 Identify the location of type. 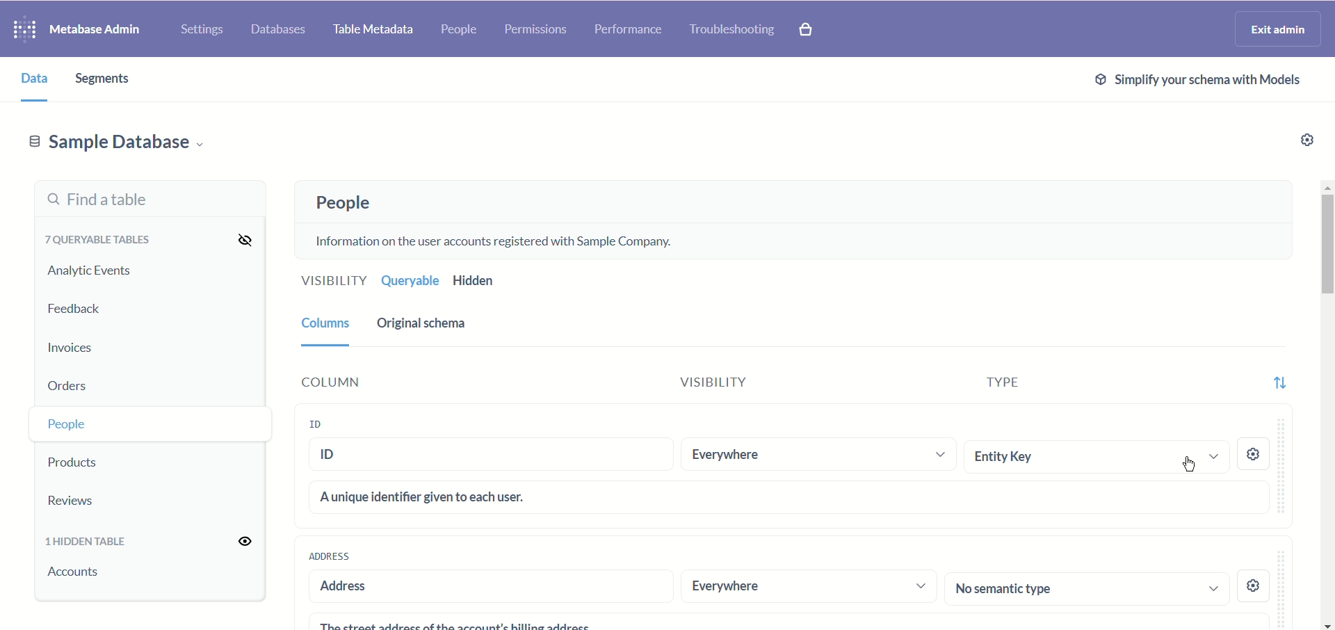
(987, 387).